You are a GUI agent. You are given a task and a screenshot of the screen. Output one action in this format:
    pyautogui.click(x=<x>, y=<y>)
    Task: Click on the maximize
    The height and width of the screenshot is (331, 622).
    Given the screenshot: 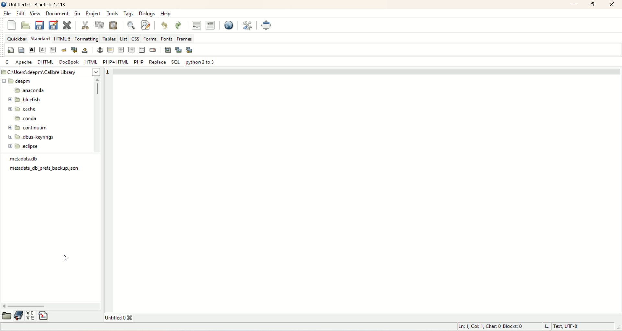 What is the action you would take?
    pyautogui.click(x=593, y=5)
    